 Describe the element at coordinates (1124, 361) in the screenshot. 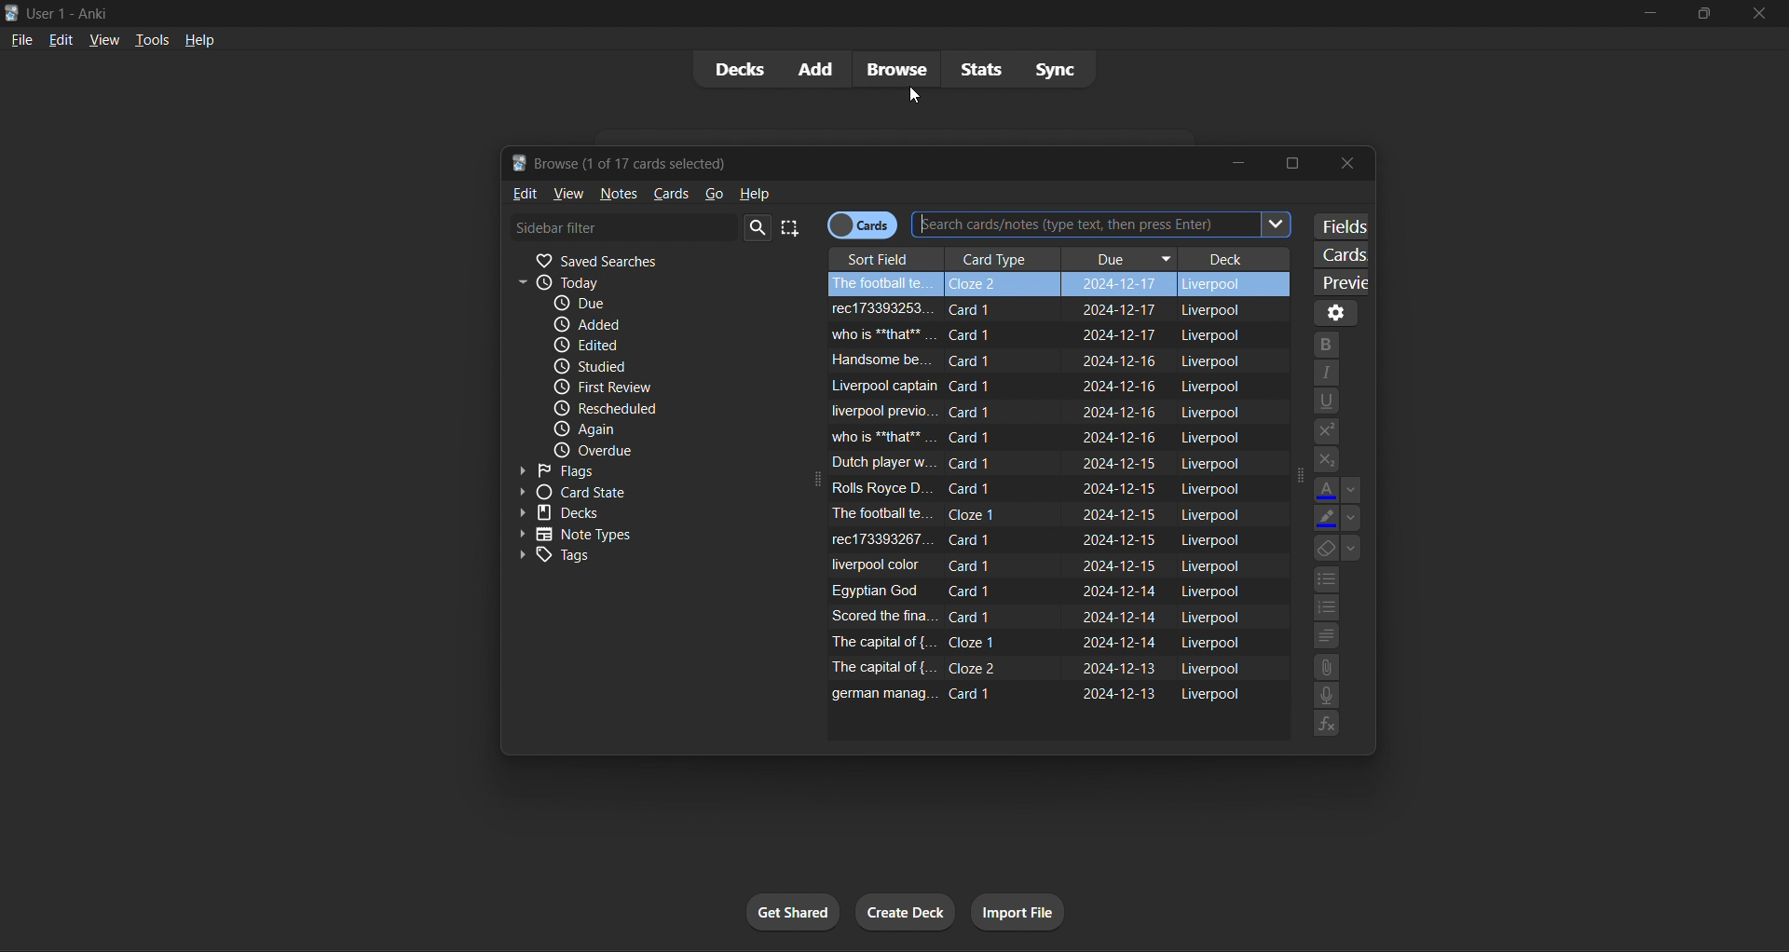

I see `due date` at that location.